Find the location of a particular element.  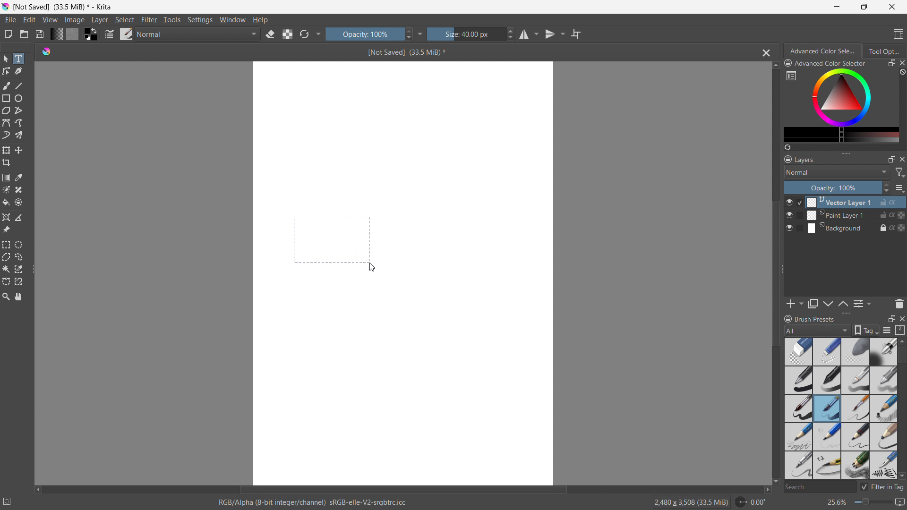

bold pen is located at coordinates (798, 381).